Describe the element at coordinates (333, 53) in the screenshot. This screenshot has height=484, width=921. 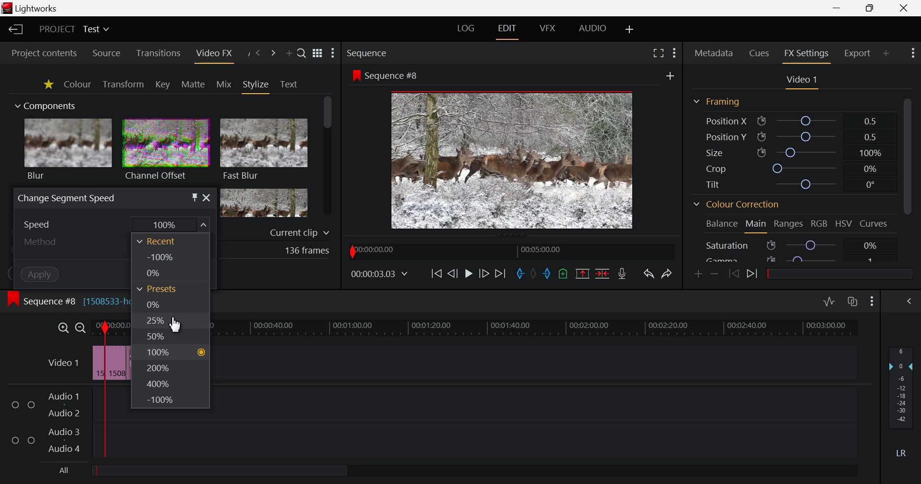
I see `Show Settings` at that location.